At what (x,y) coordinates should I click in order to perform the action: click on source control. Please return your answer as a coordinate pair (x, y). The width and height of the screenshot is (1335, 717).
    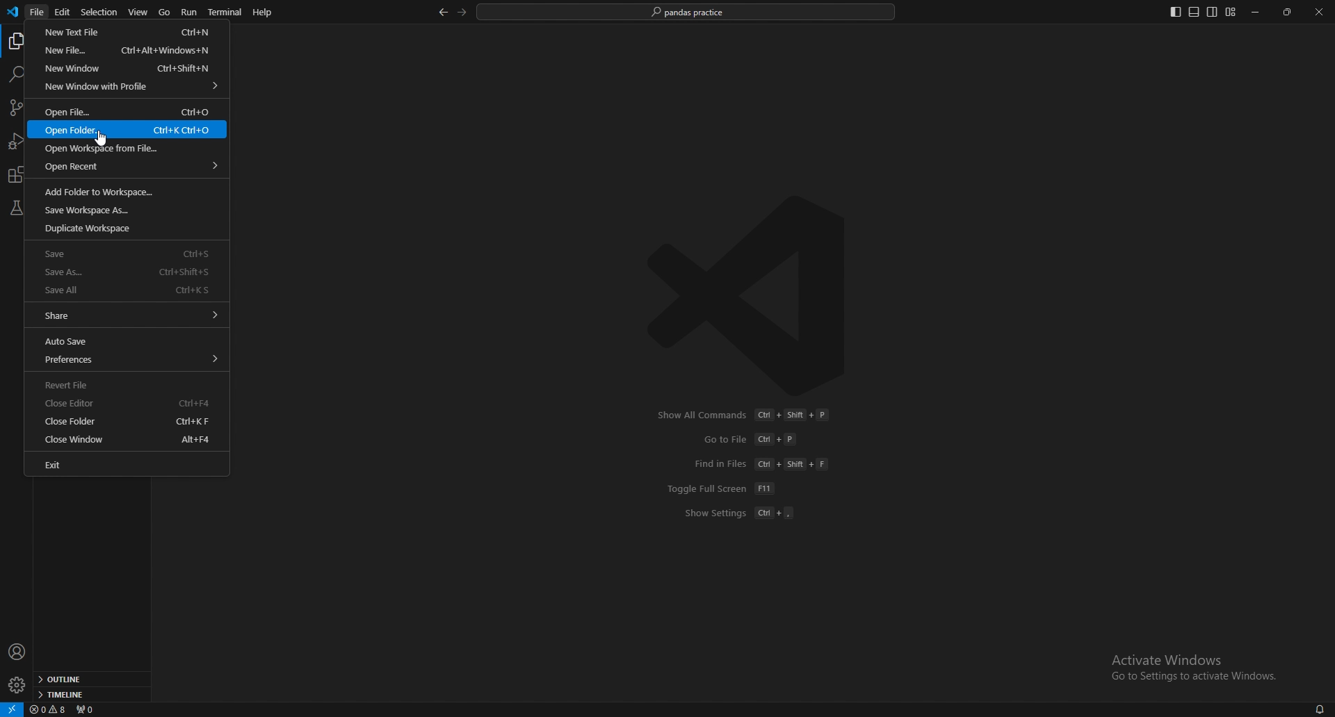
    Looking at the image, I should click on (15, 108).